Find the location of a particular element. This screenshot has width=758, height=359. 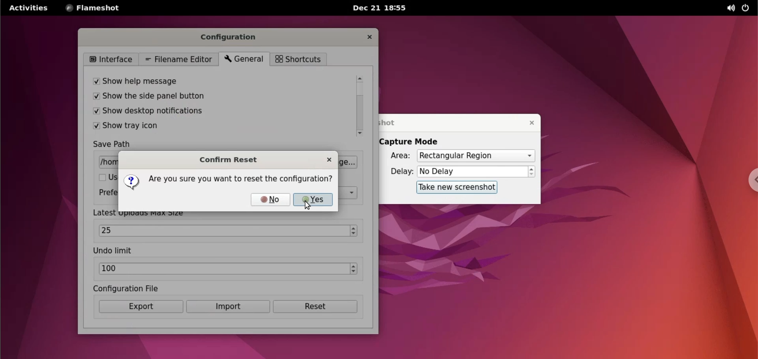

chrome options is located at coordinates (749, 182).